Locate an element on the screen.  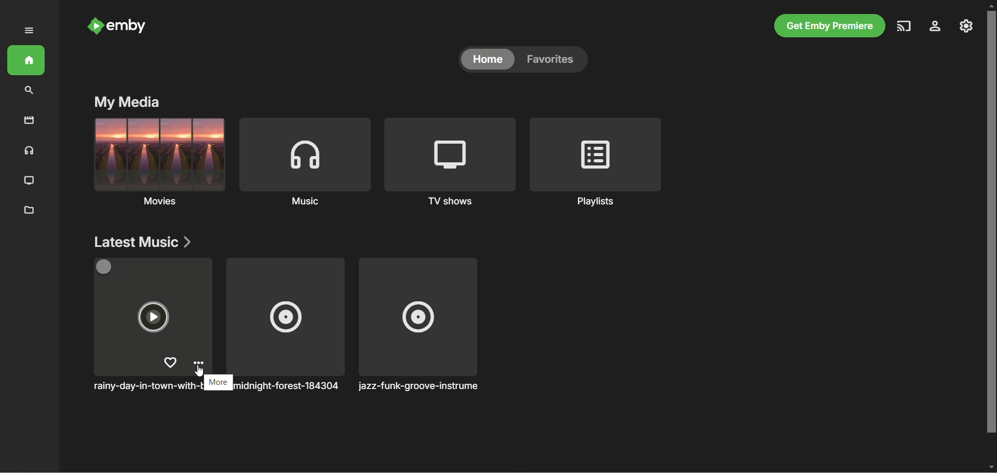
metadata manager is located at coordinates (30, 212).